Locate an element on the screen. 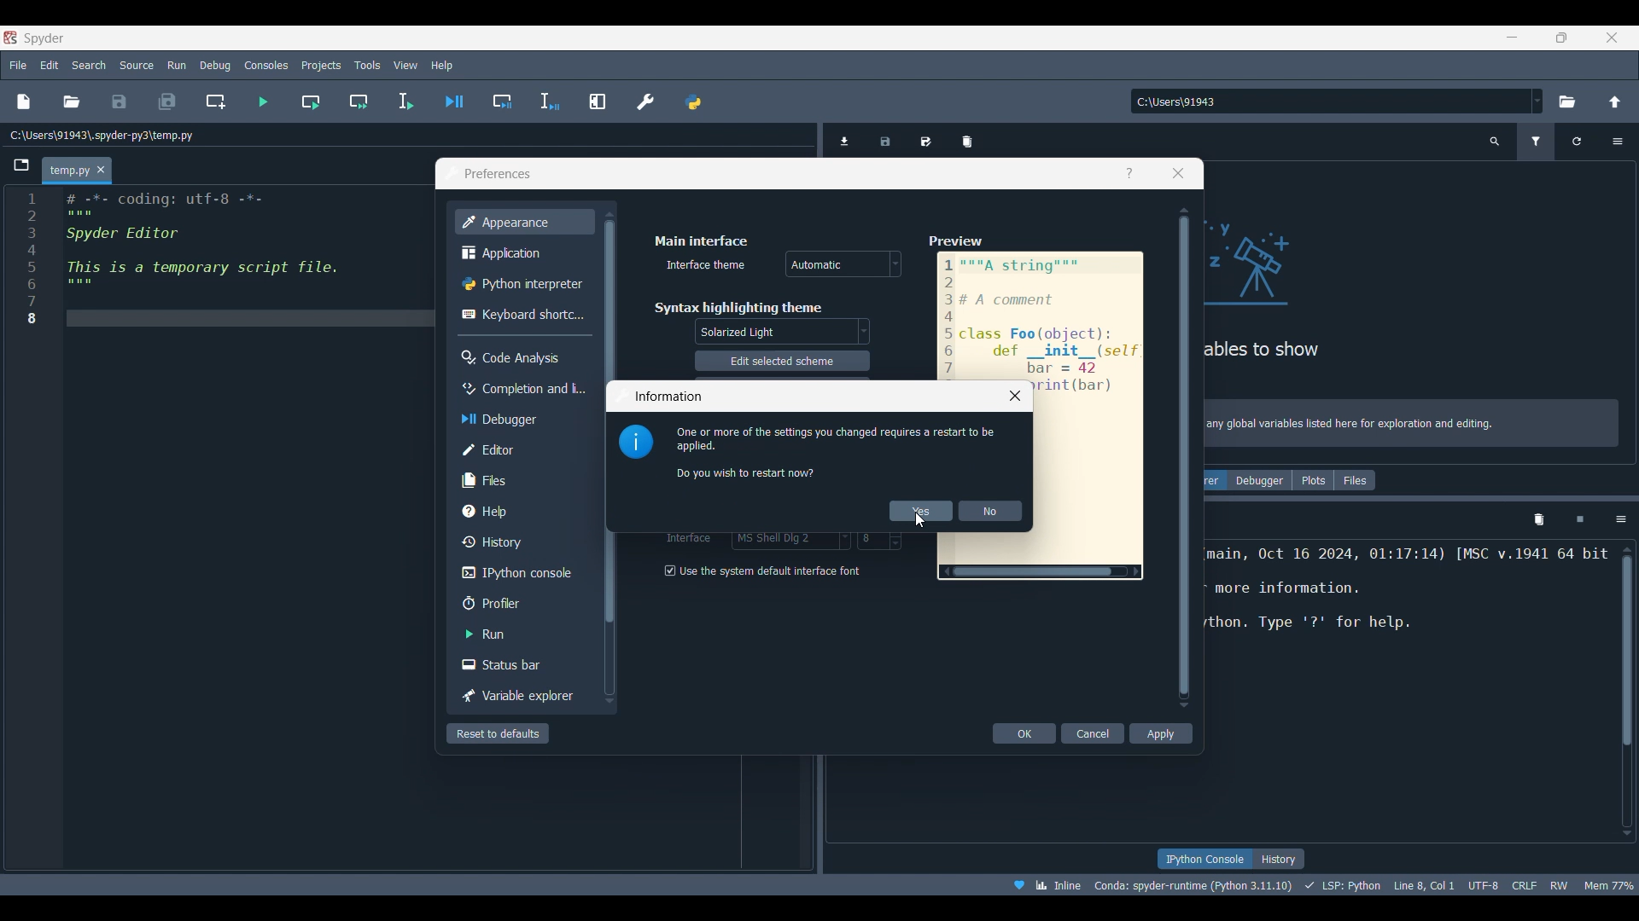 The height and width of the screenshot is (921, 1639). Close interface is located at coordinates (1613, 38).